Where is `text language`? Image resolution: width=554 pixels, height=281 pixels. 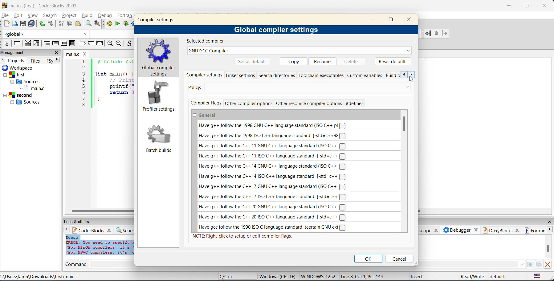 text language is located at coordinates (538, 276).